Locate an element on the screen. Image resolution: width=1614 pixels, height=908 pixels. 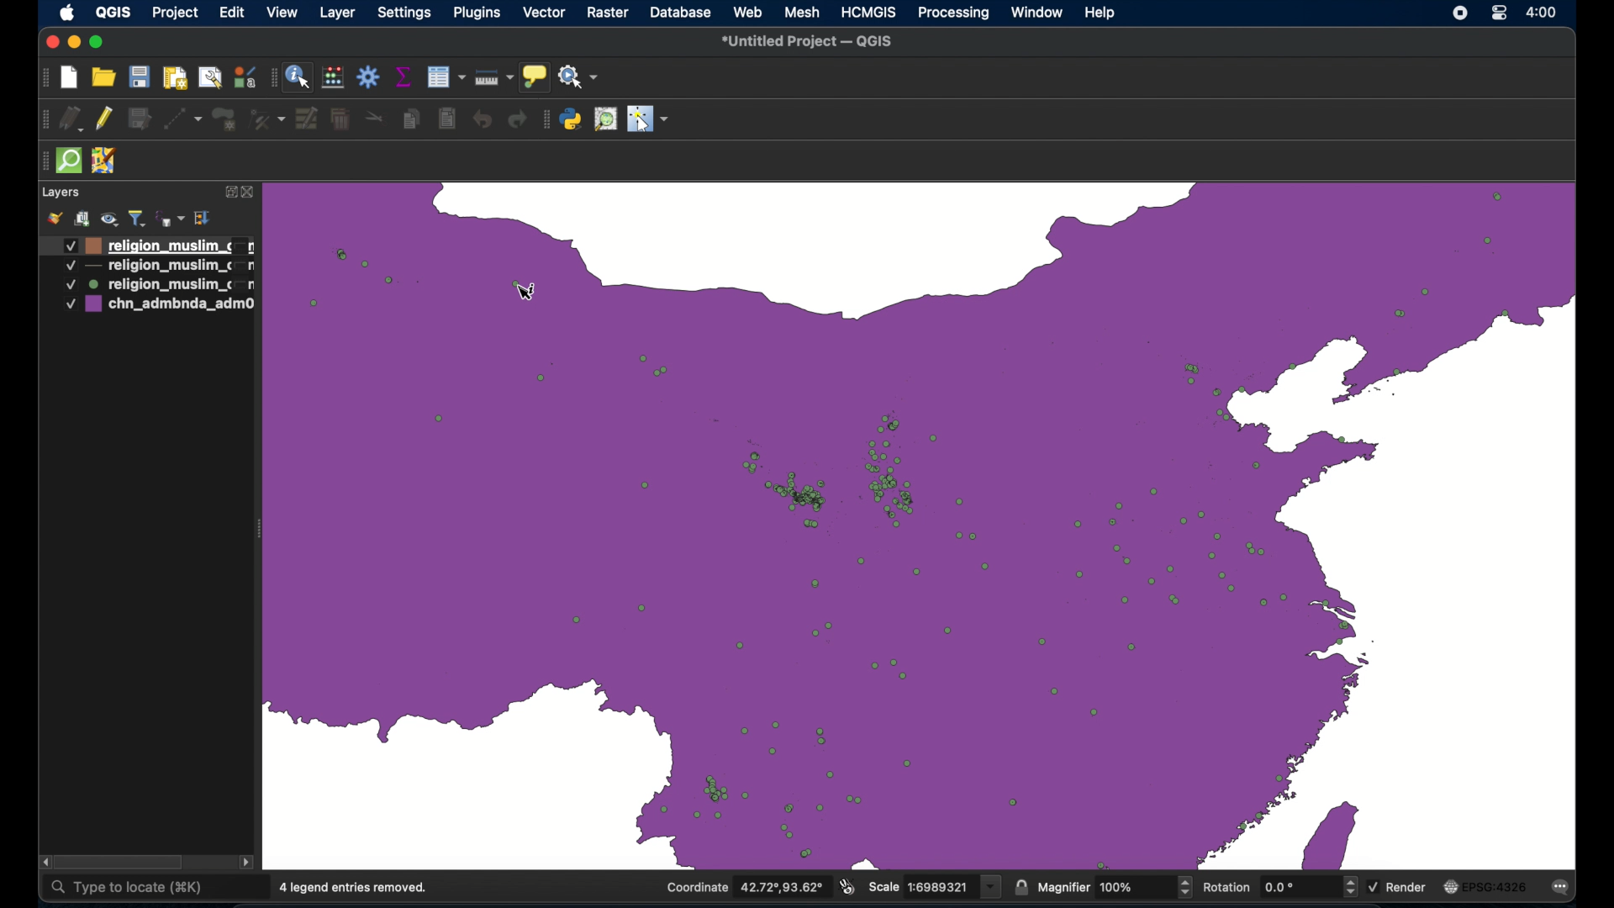
undo is located at coordinates (485, 122).